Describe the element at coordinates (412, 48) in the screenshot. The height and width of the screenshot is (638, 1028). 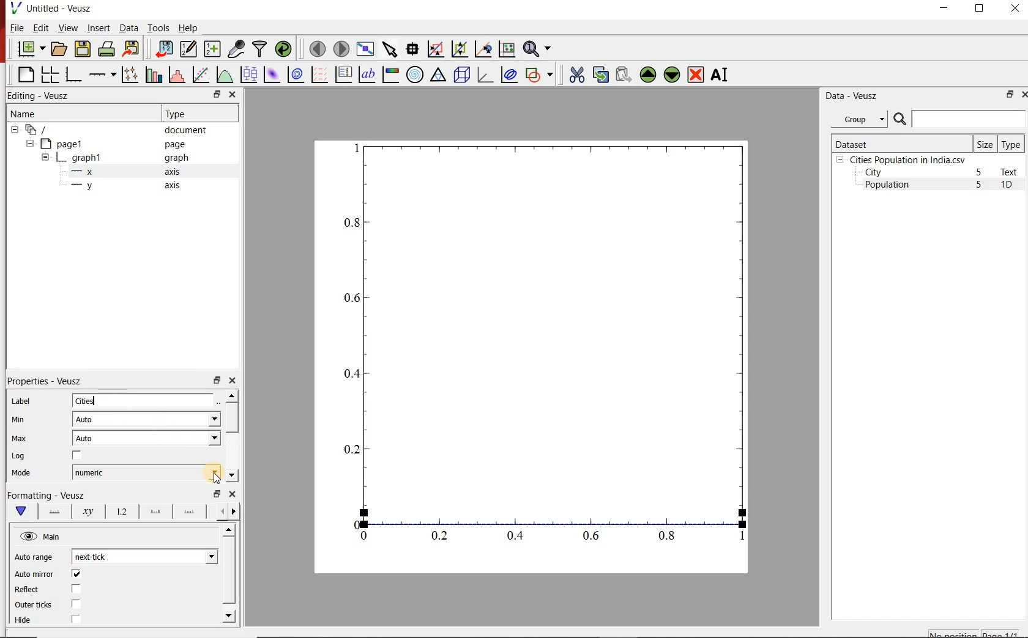
I see `read data points on the graph` at that location.